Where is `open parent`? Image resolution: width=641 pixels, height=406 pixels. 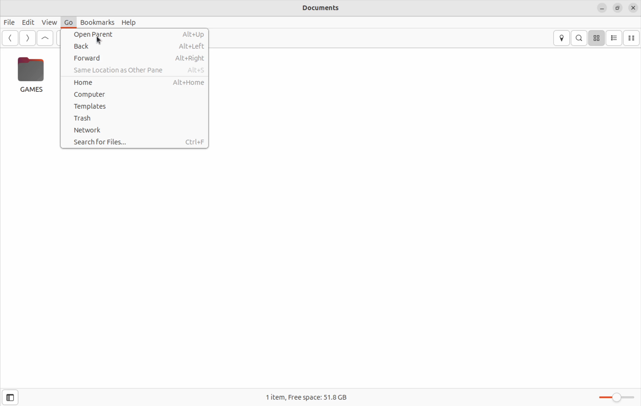 open parent is located at coordinates (138, 35).